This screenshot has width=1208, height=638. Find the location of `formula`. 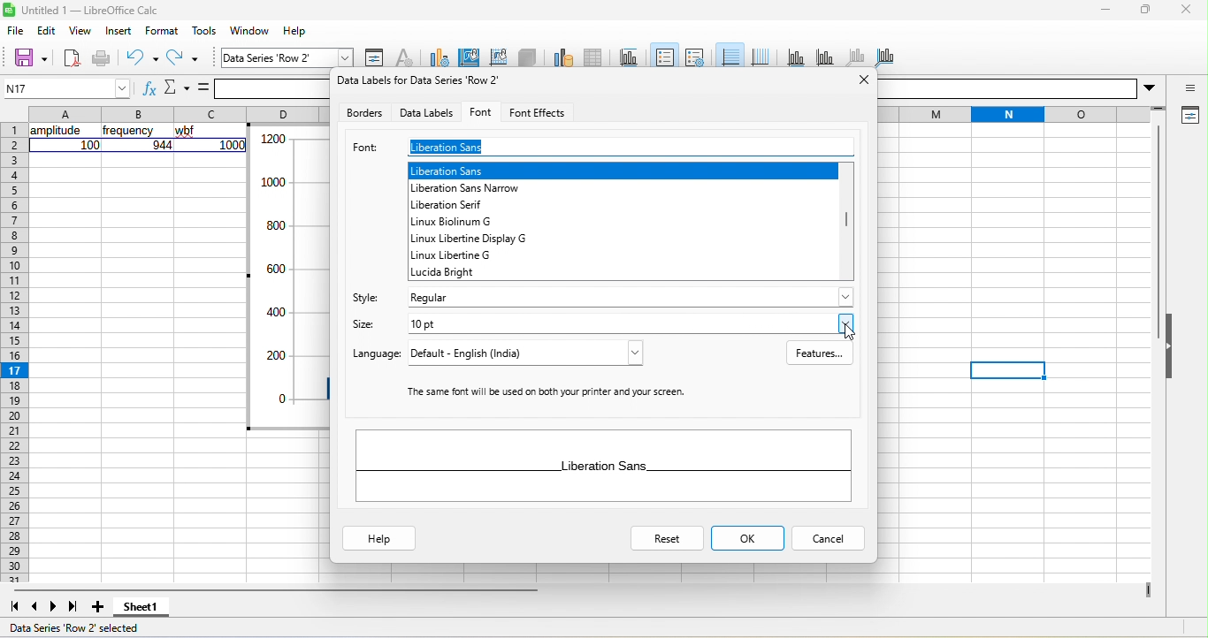

formula is located at coordinates (201, 89).